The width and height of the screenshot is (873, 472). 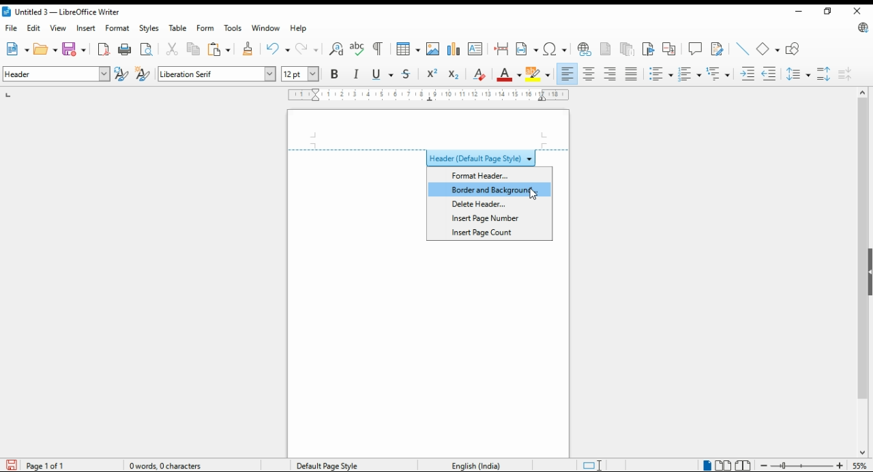 I want to click on dit, so click(x=35, y=28).